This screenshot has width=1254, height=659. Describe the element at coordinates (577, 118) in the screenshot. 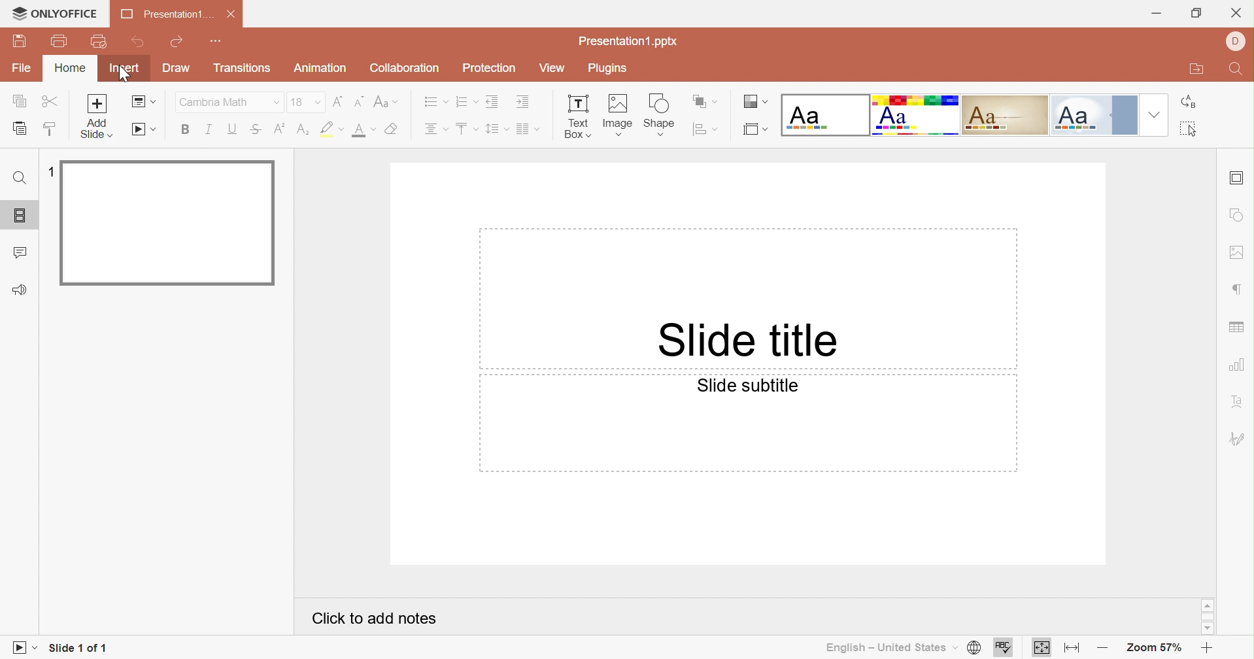

I see `Text Box` at that location.